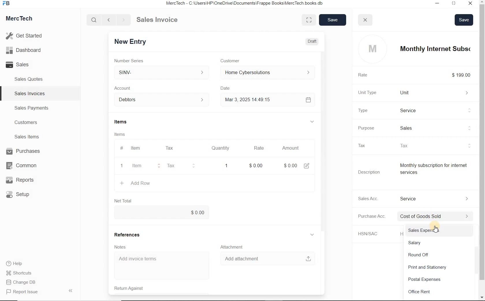 This screenshot has width=485, height=301. What do you see at coordinates (22, 20) in the screenshot?
I see `MercTech` at bounding box center [22, 20].